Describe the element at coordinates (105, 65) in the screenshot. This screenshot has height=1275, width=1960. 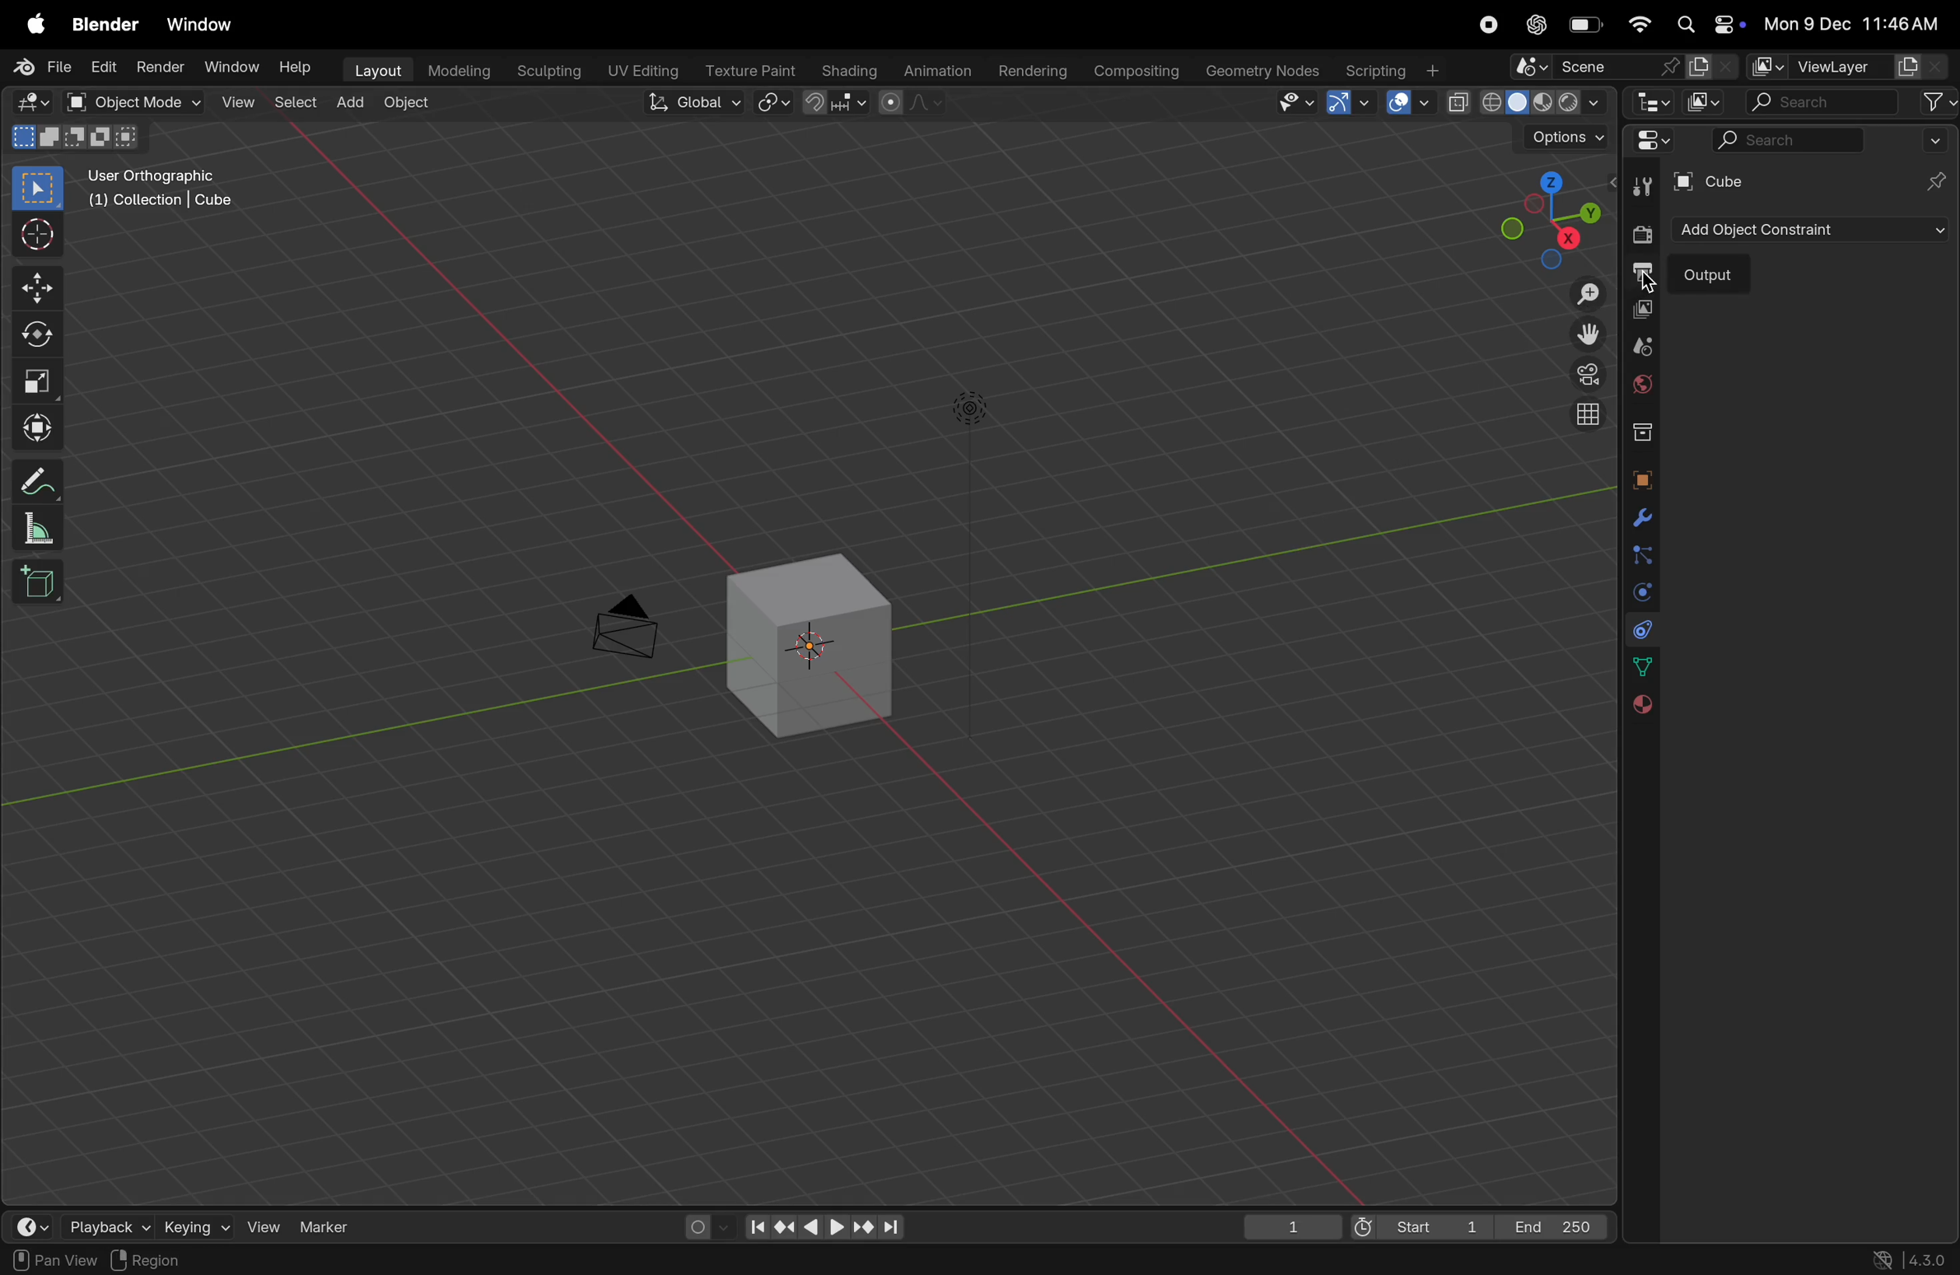
I see `Edit` at that location.